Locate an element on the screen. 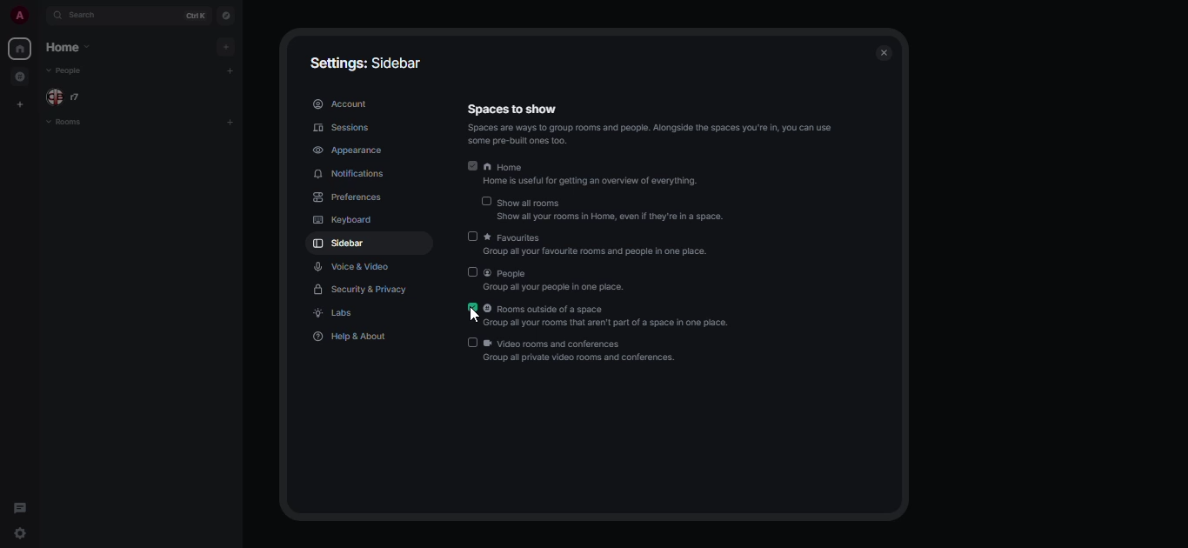  appearance is located at coordinates (348, 150).